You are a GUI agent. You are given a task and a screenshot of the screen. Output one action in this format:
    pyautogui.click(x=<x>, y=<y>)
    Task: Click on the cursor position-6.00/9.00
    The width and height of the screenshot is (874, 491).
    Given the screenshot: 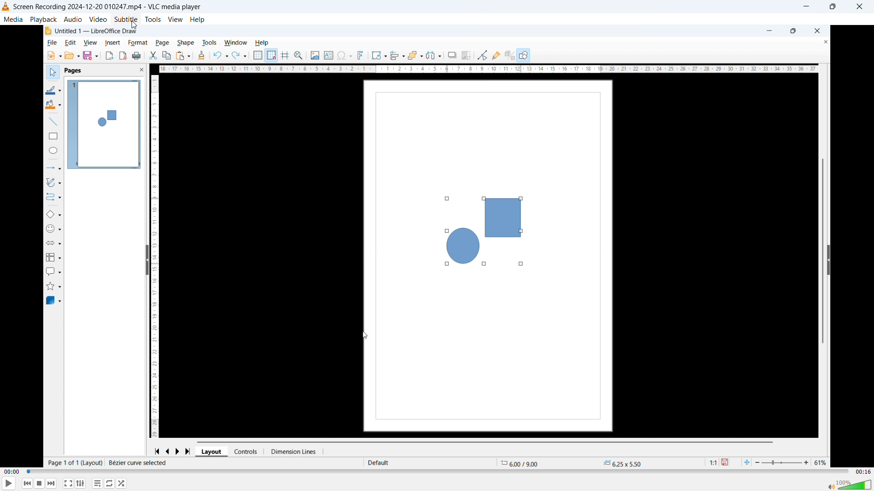 What is the action you would take?
    pyautogui.click(x=523, y=462)
    